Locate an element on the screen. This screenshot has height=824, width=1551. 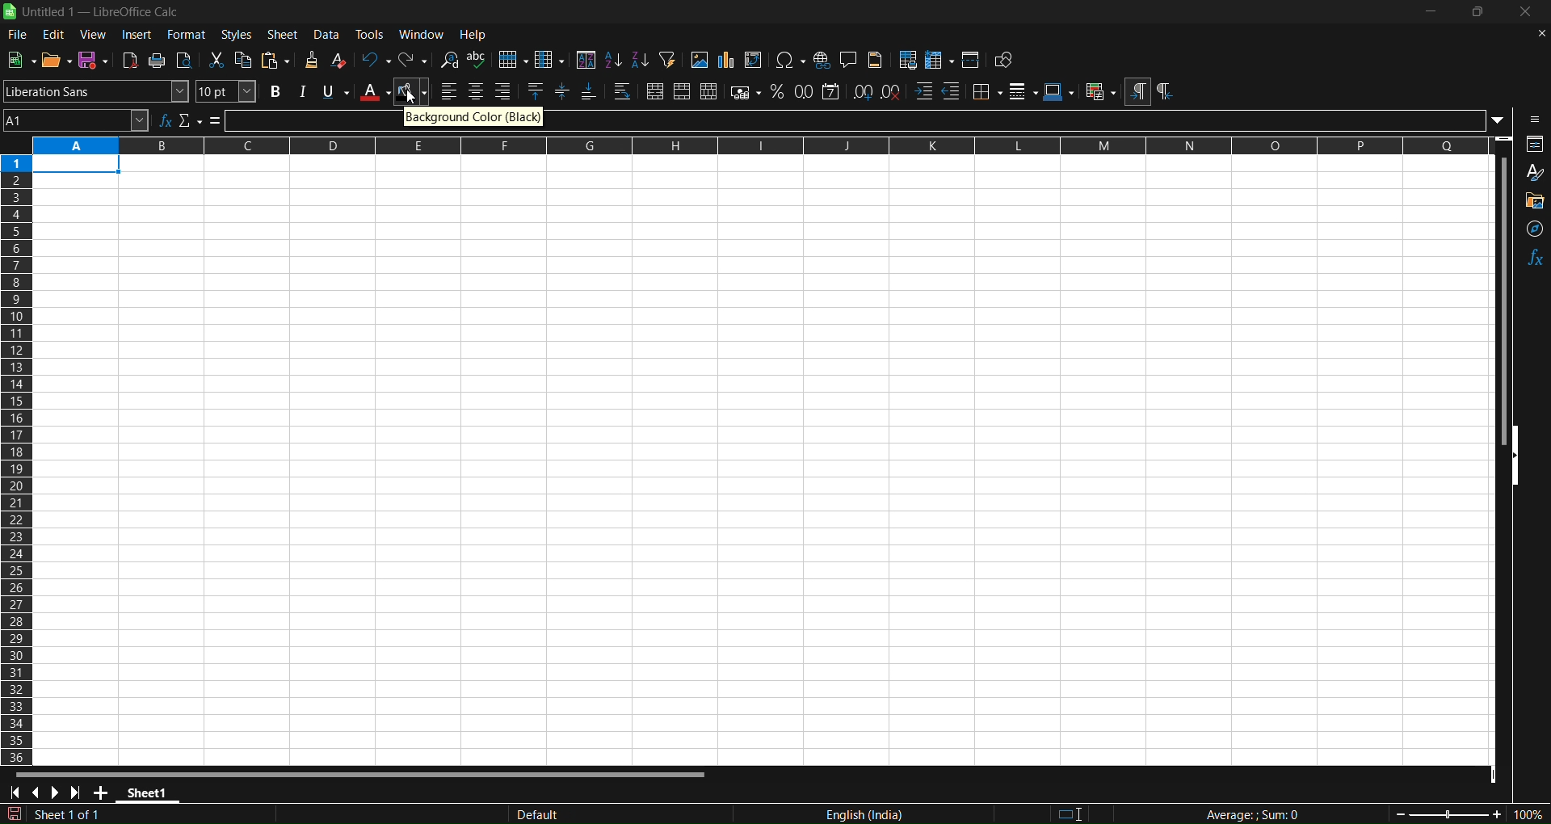
increase indent is located at coordinates (924, 91).